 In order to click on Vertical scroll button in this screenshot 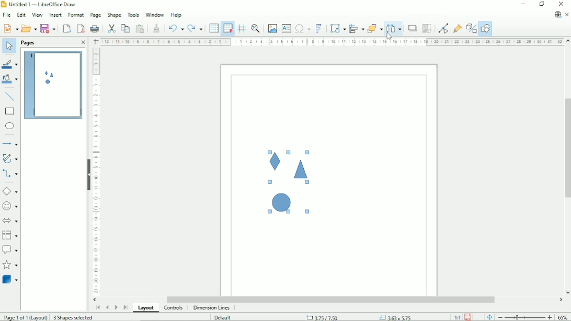, I will do `click(567, 293)`.